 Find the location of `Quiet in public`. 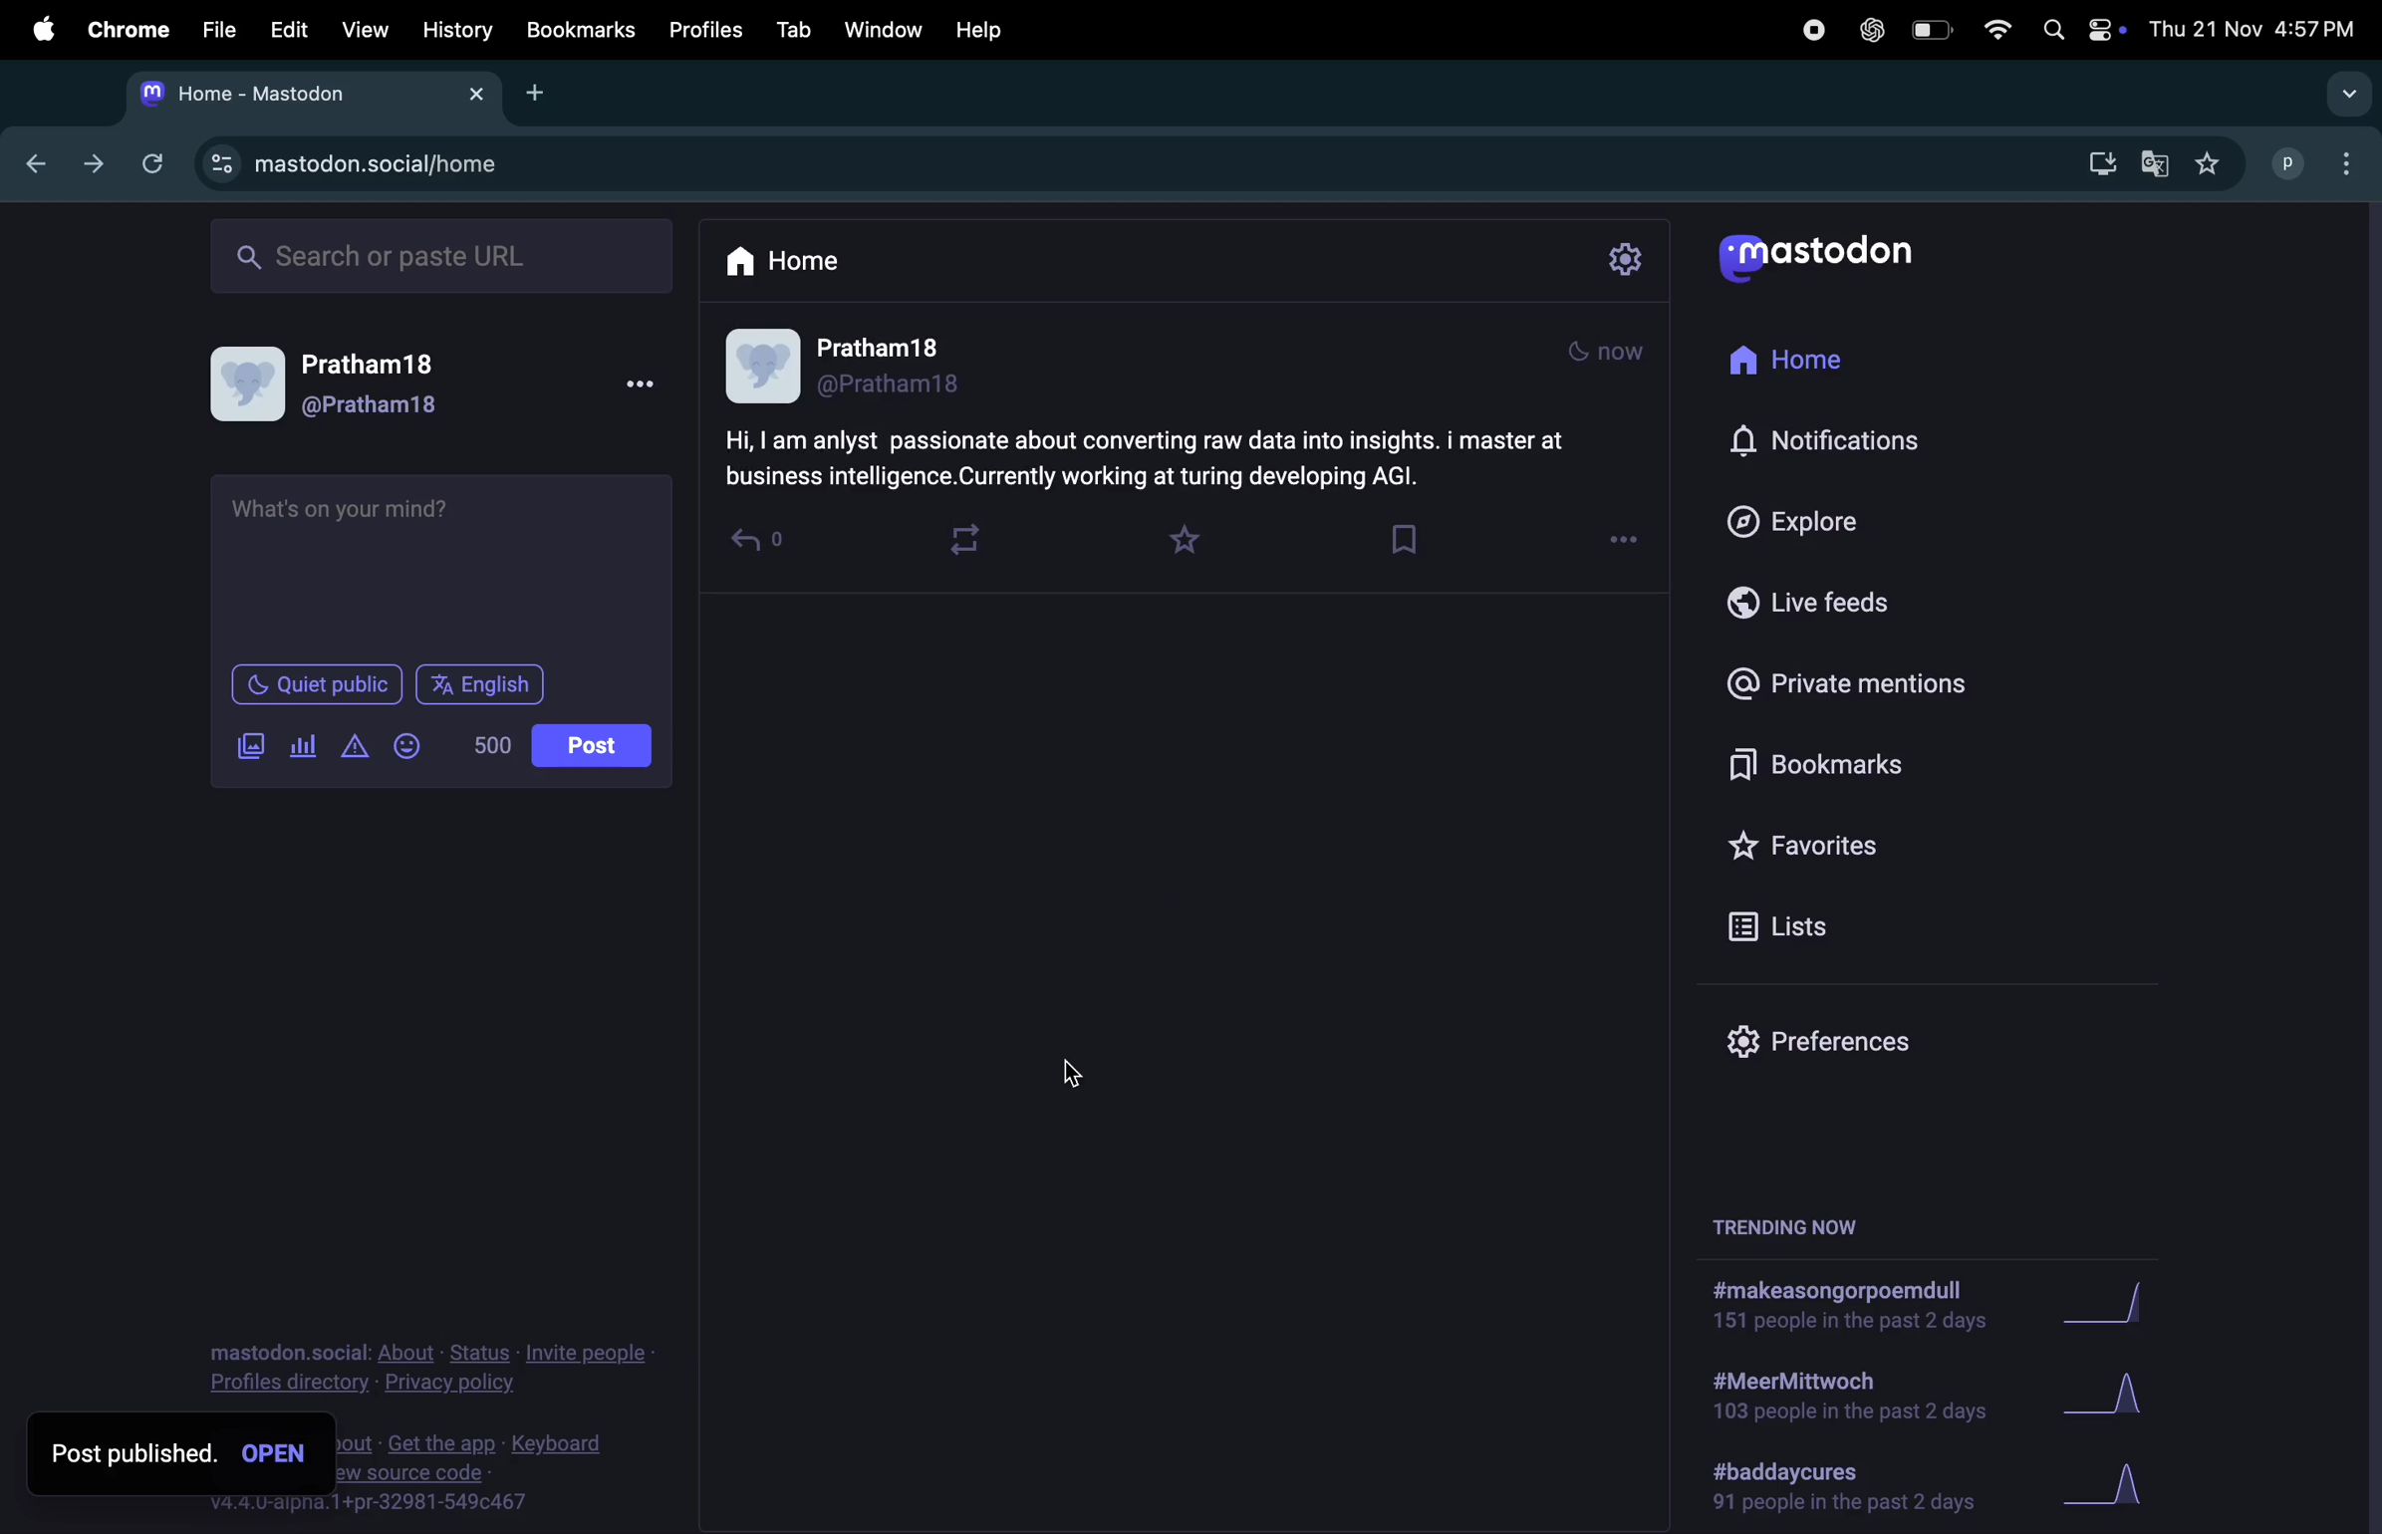

Quiet in public is located at coordinates (316, 686).